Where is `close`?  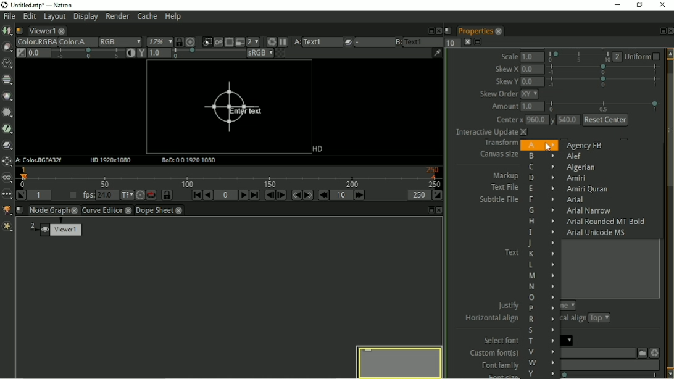
close is located at coordinates (62, 31).